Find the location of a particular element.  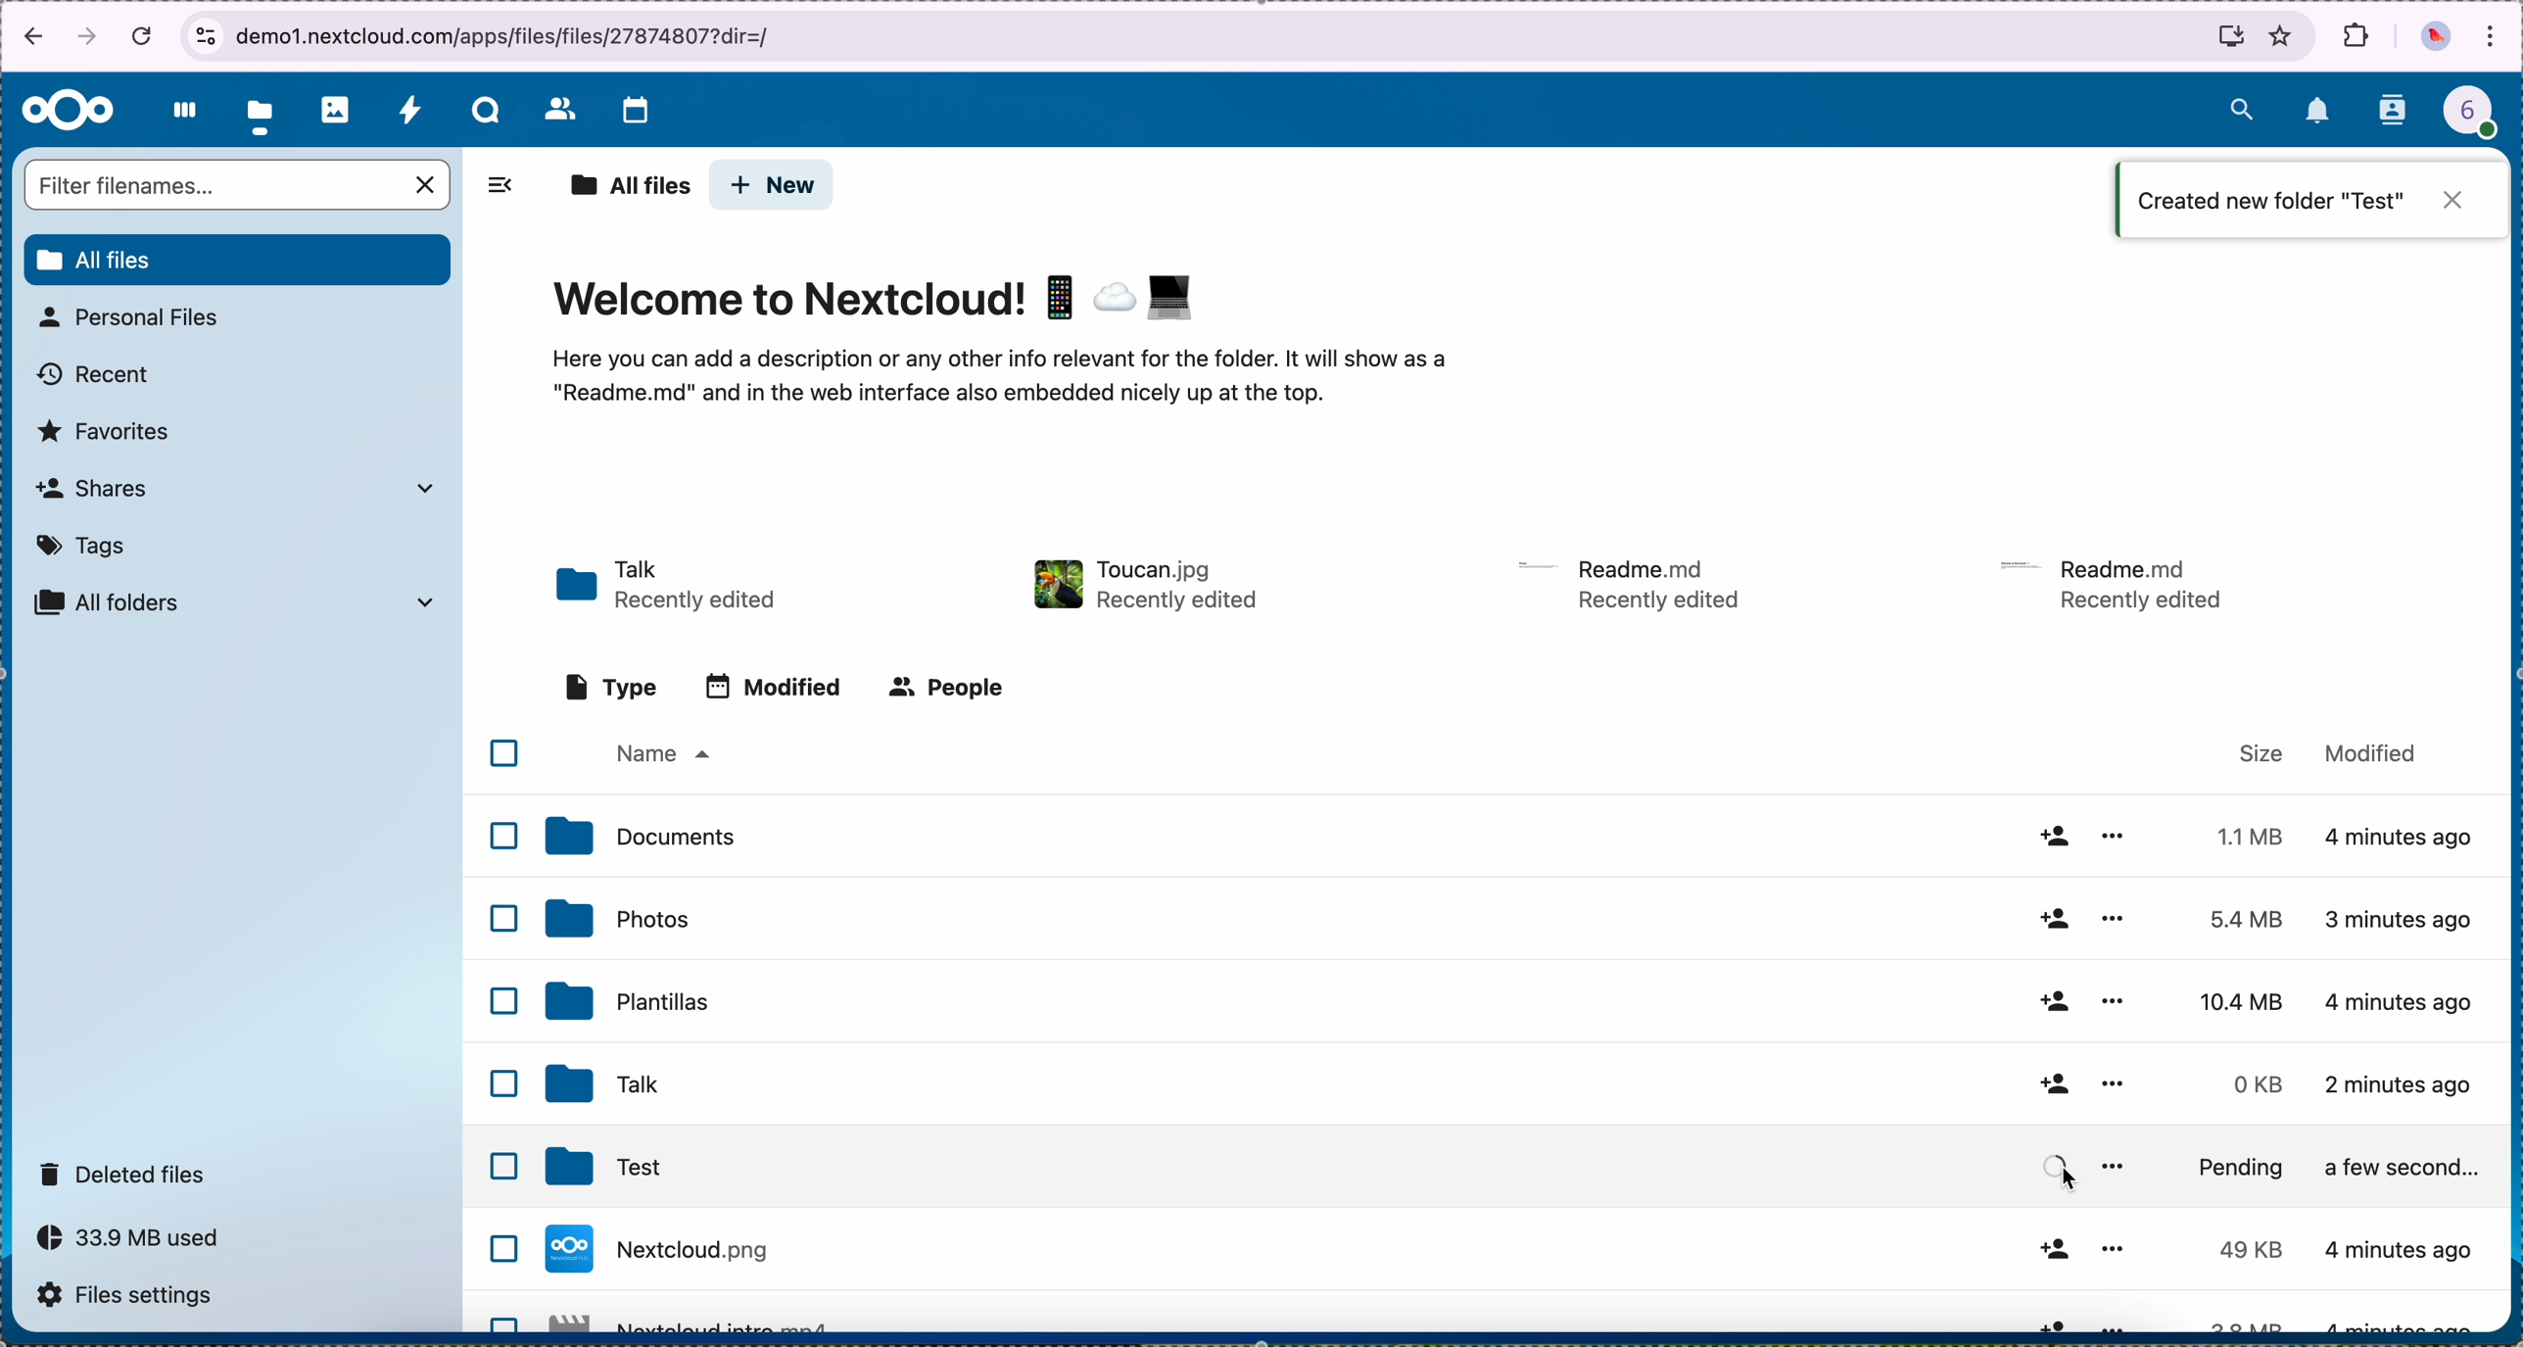

more options is located at coordinates (2116, 1084).